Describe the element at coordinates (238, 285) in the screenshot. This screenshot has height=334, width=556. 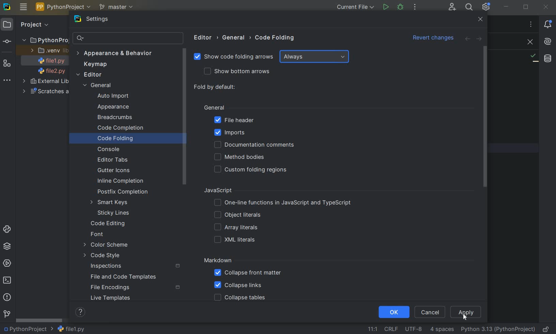
I see `COLLAPSE LINKS` at that location.